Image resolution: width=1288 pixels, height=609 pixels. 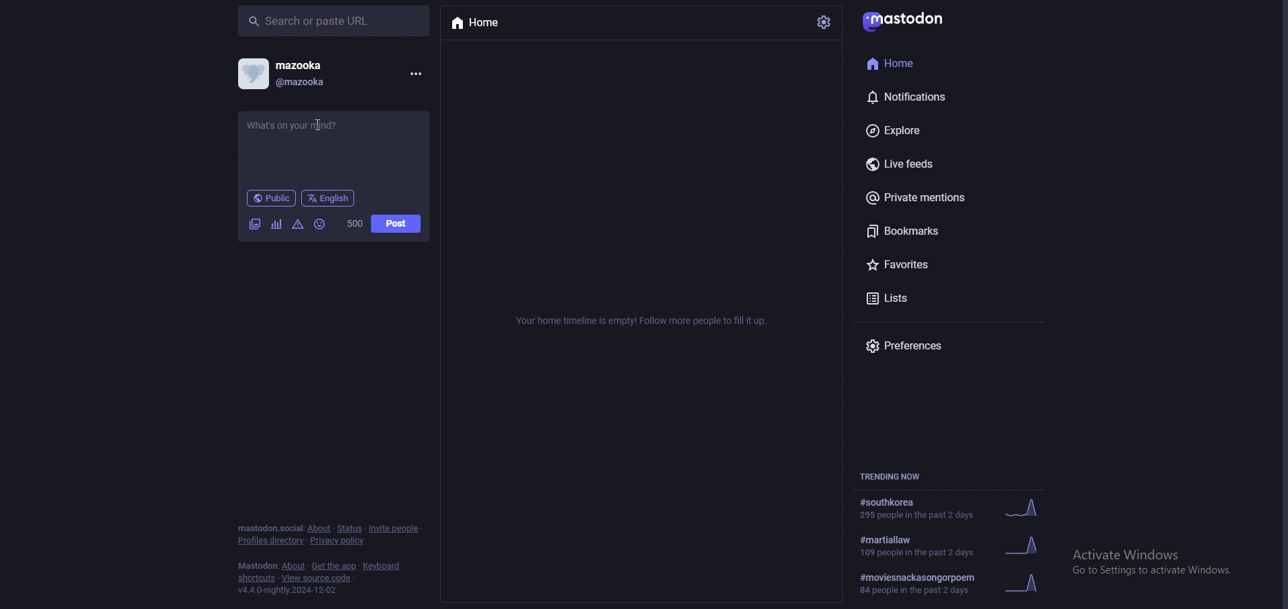 What do you see at coordinates (825, 22) in the screenshot?
I see `settings` at bounding box center [825, 22].